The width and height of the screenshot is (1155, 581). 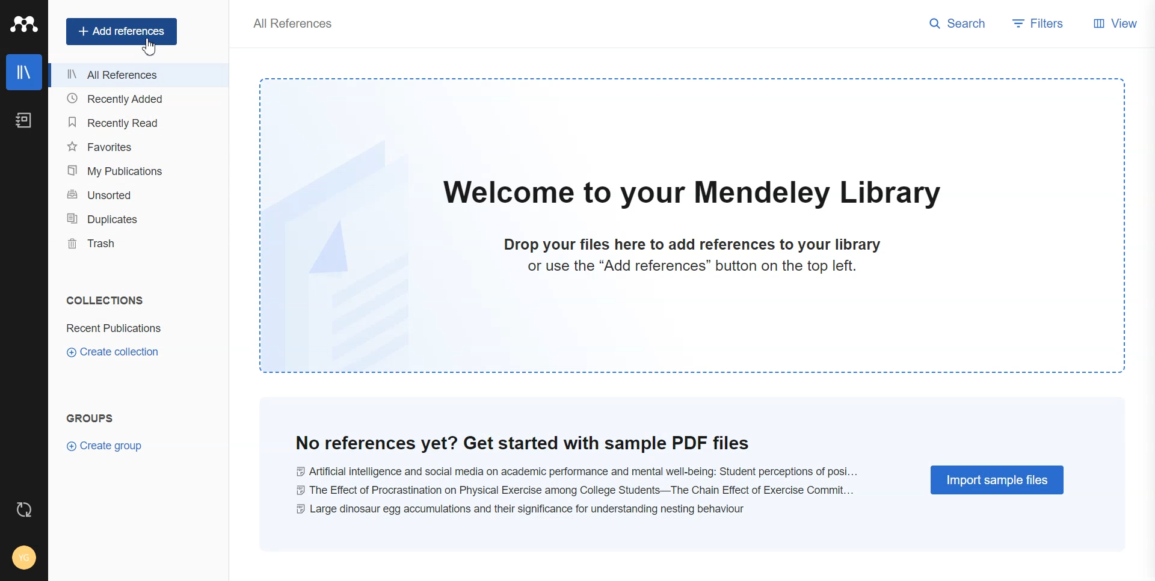 What do you see at coordinates (585, 490) in the screenshot?
I see `@ Artificial intelligence and social media on academic performance and mental well-being: Student perceptions of posi...
© The Effect of Procrastination on Physical Exercise among College Students—The Chain Effect of Exercise Commit...
© Large dinosaur egg accumulations and their significance for understanding nesting behaviour` at bounding box center [585, 490].